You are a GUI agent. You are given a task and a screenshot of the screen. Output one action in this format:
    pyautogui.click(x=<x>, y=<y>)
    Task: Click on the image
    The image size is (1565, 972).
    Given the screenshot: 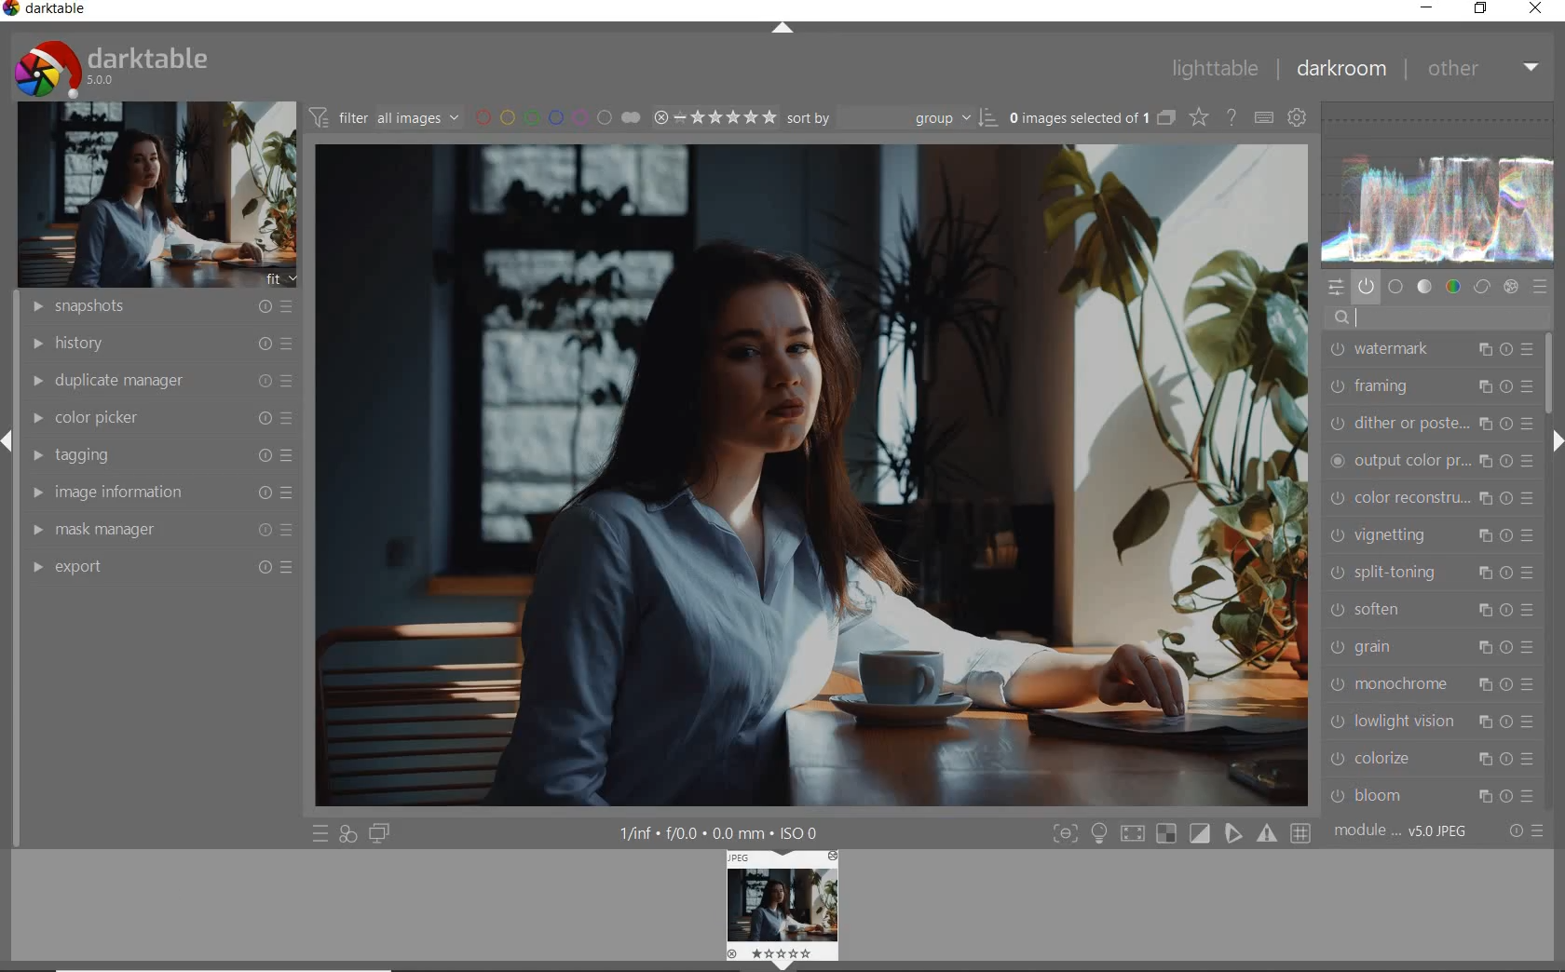 What is the action you would take?
    pyautogui.click(x=150, y=196)
    